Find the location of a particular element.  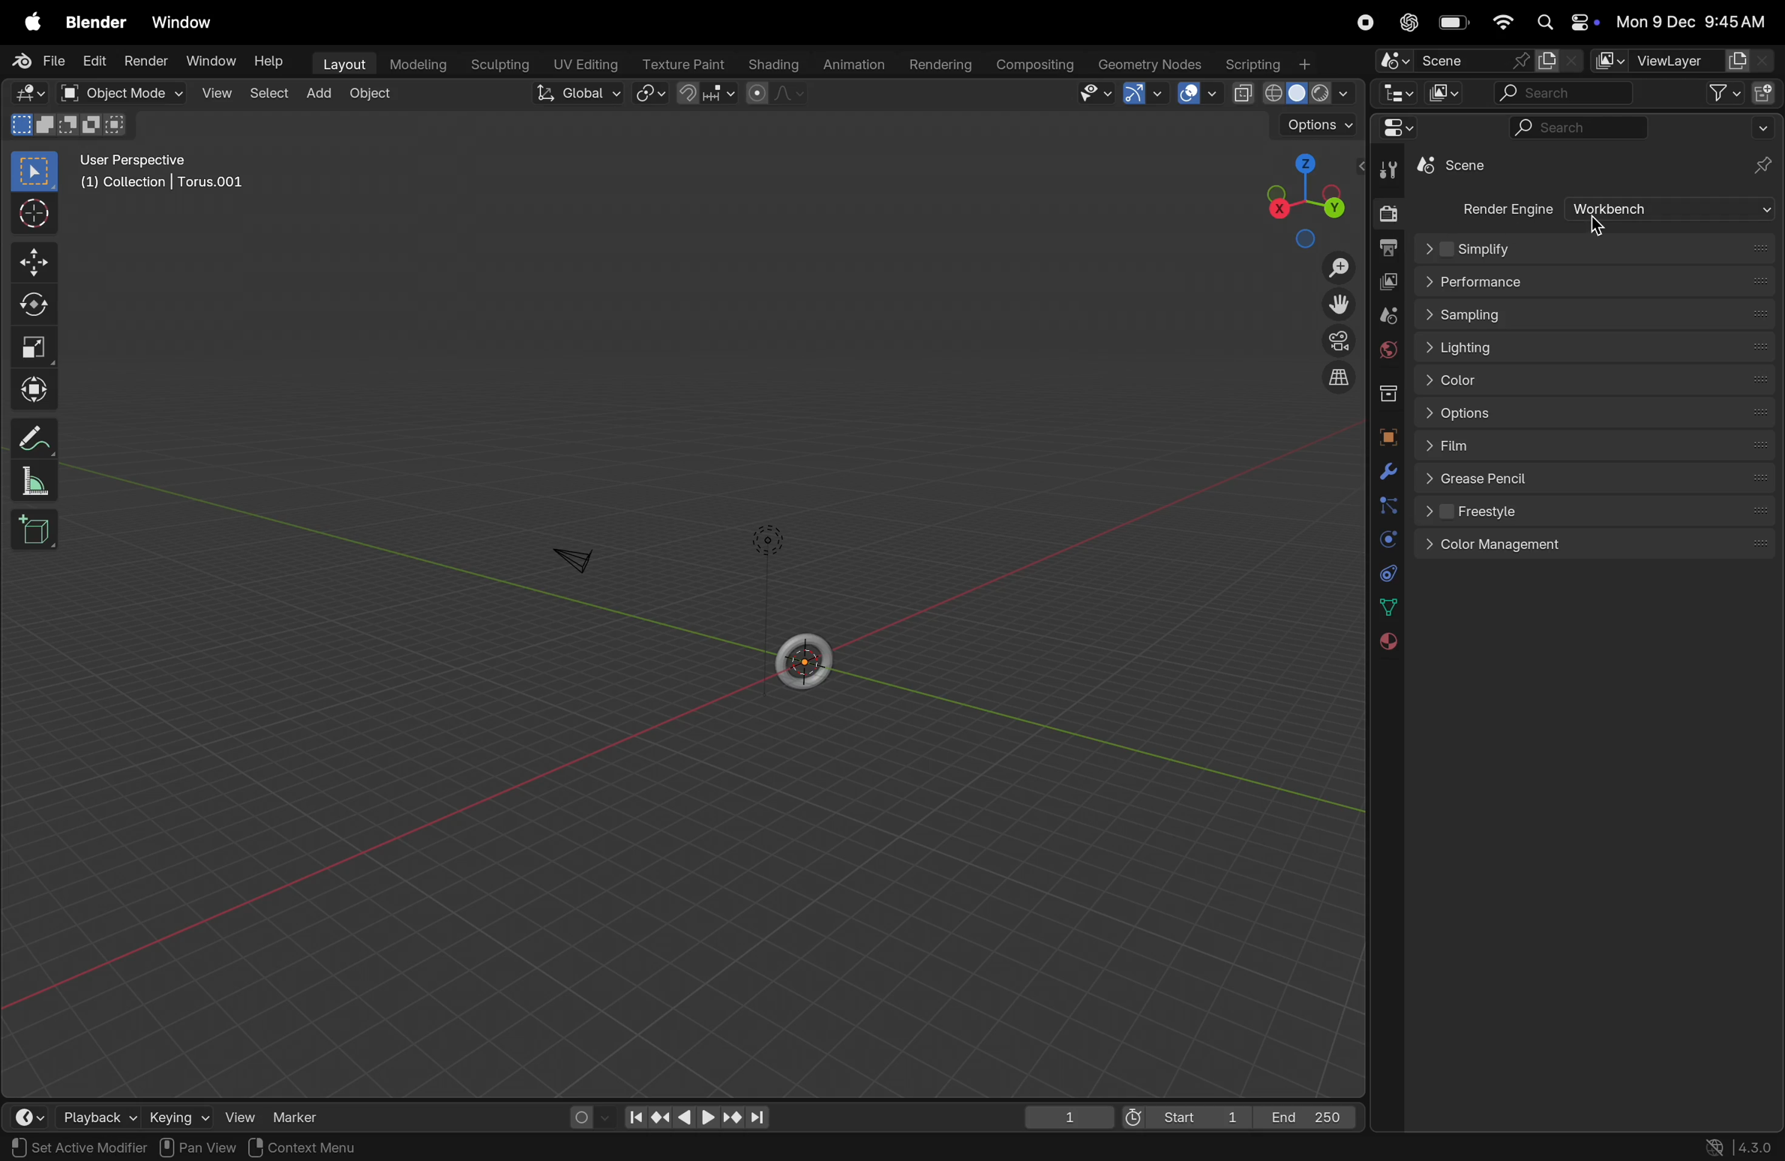

Scripting is located at coordinates (1274, 64).